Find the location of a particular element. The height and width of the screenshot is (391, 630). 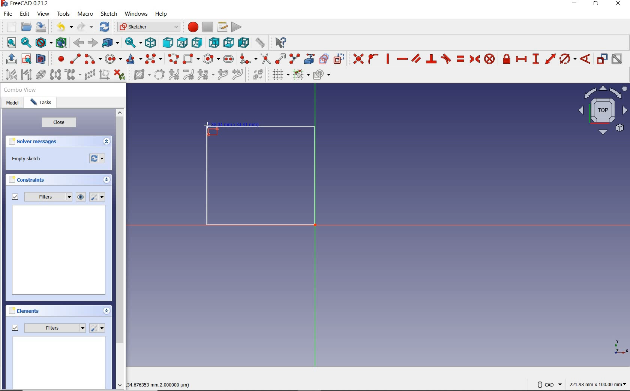

view sketch is located at coordinates (27, 60).